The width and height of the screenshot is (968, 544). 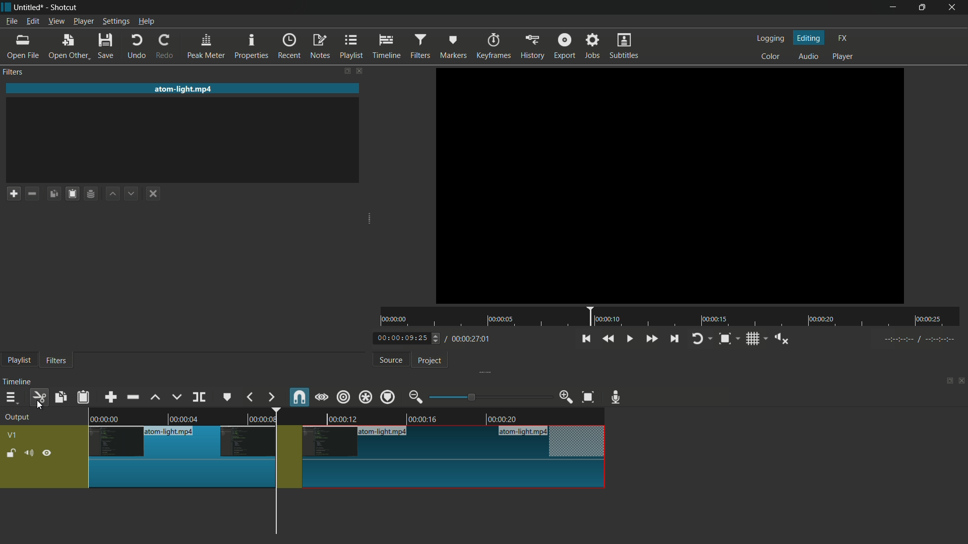 I want to click on paste filters, so click(x=74, y=193).